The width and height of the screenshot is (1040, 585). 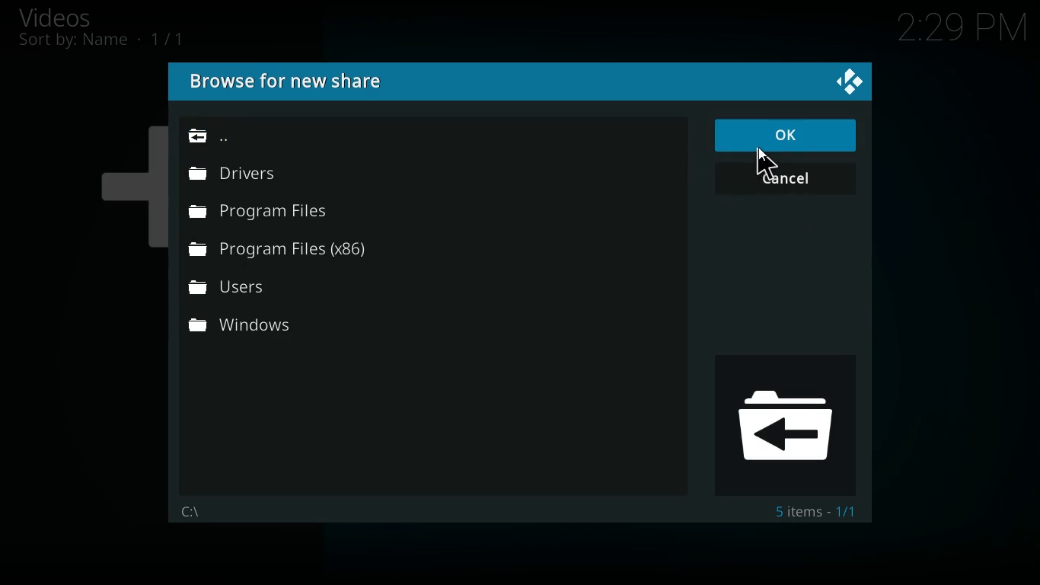 What do you see at coordinates (767, 161) in the screenshot?
I see `Cursor` at bounding box center [767, 161].